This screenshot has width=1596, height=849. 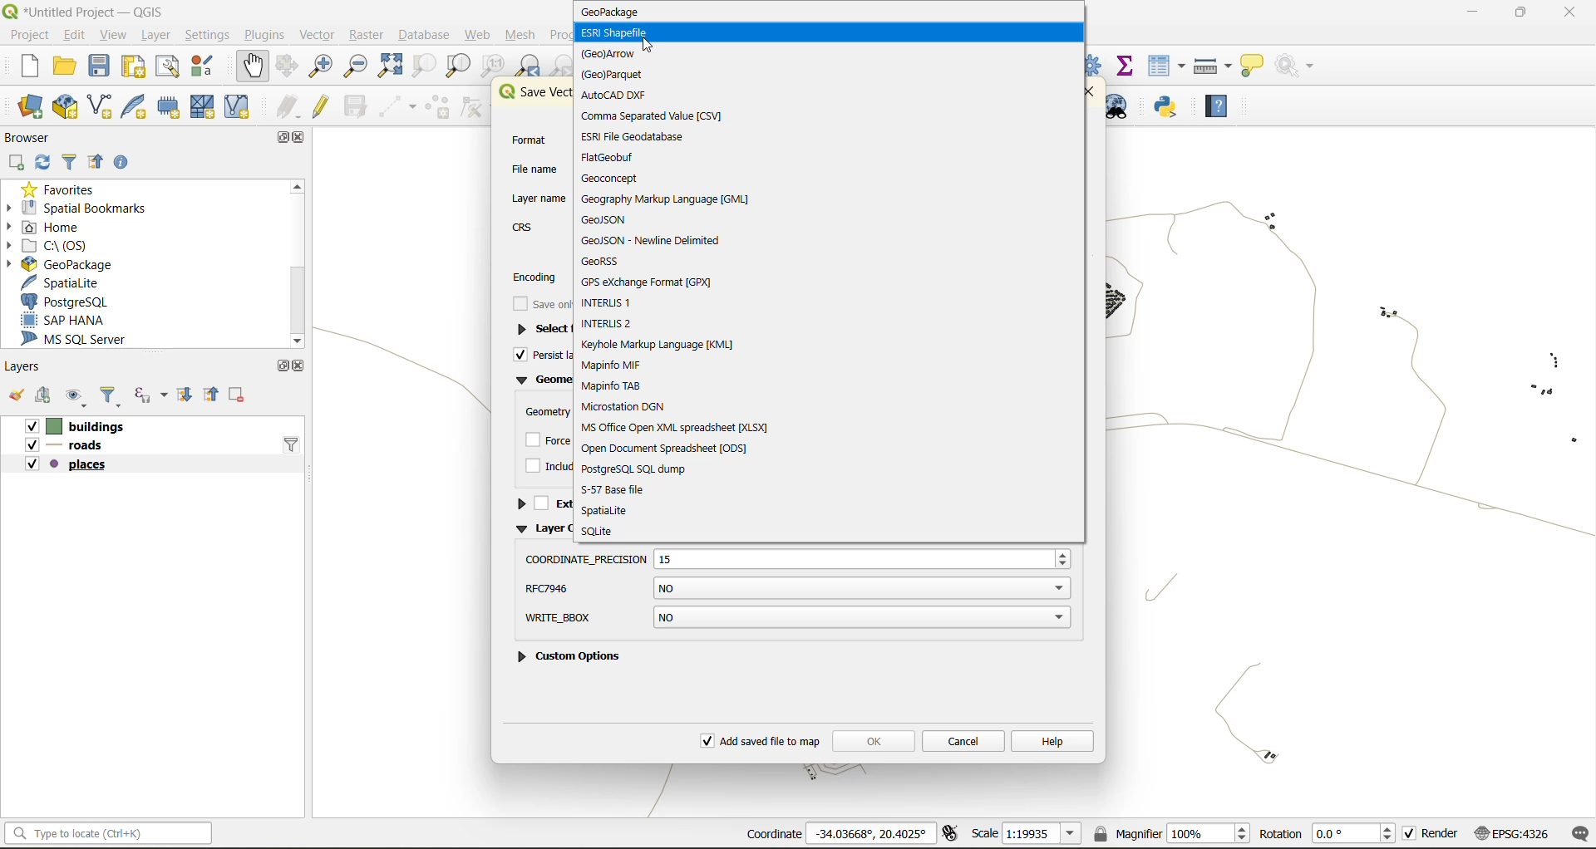 I want to click on collapse all, so click(x=215, y=396).